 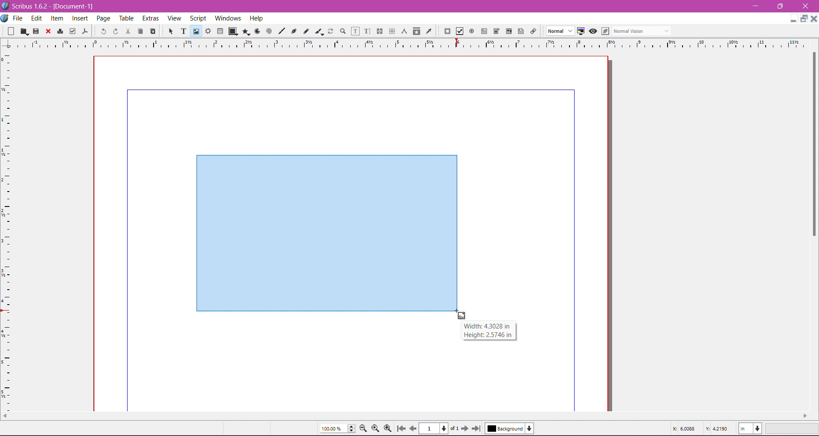 I want to click on New, so click(x=8, y=32).